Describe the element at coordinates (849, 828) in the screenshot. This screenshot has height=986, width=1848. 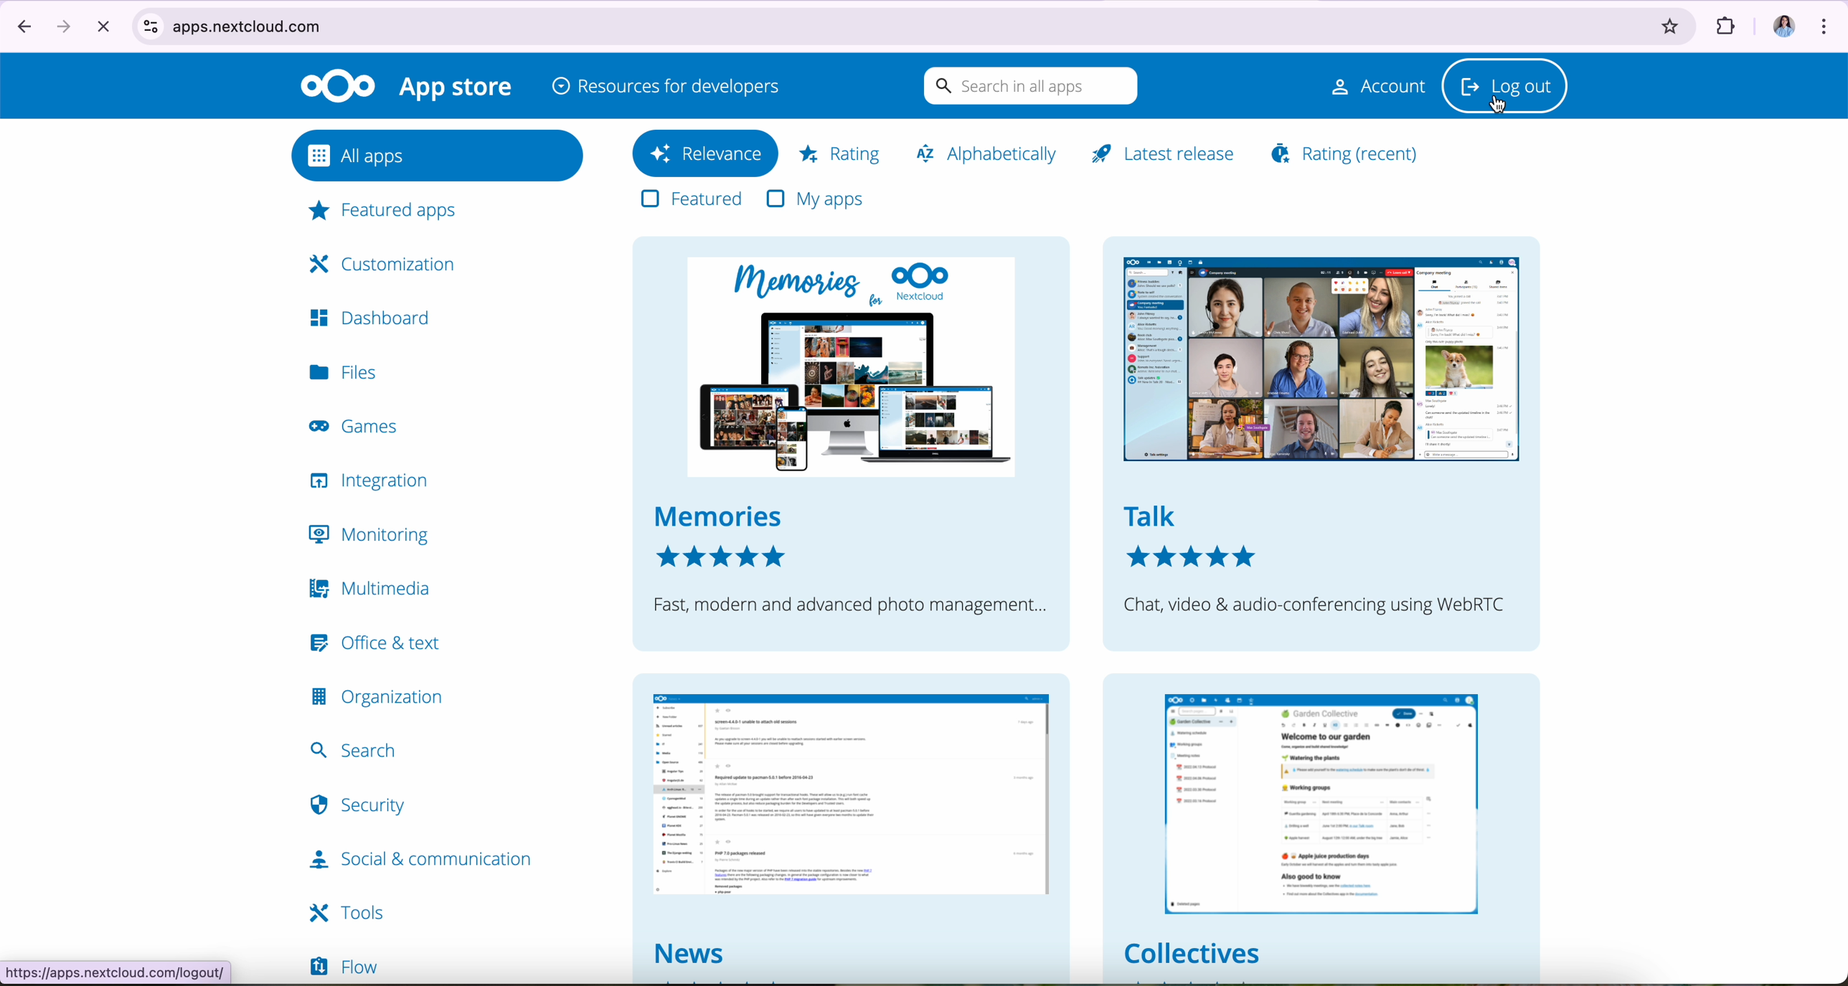
I see `news ` at that location.